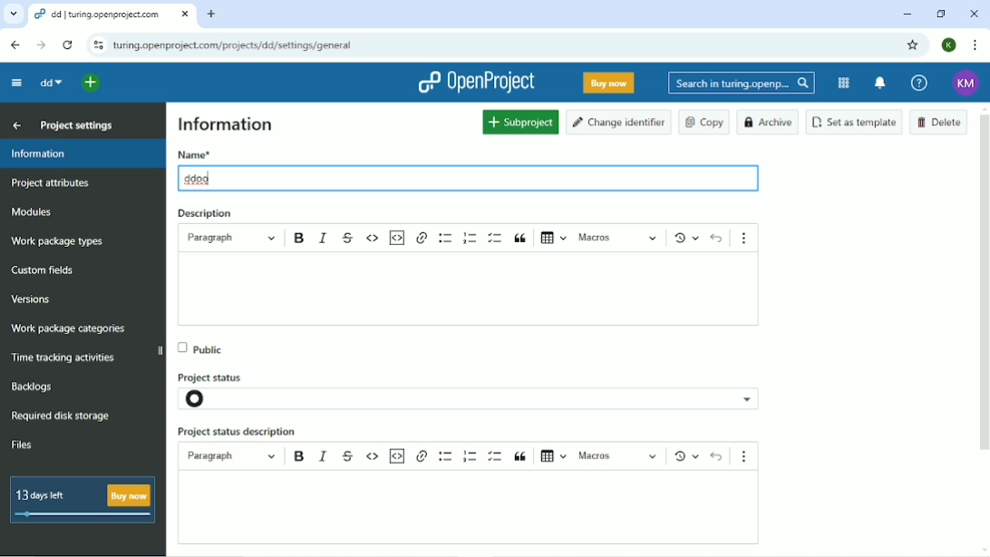 This screenshot has width=990, height=557. I want to click on Collapse project menu, so click(17, 83).